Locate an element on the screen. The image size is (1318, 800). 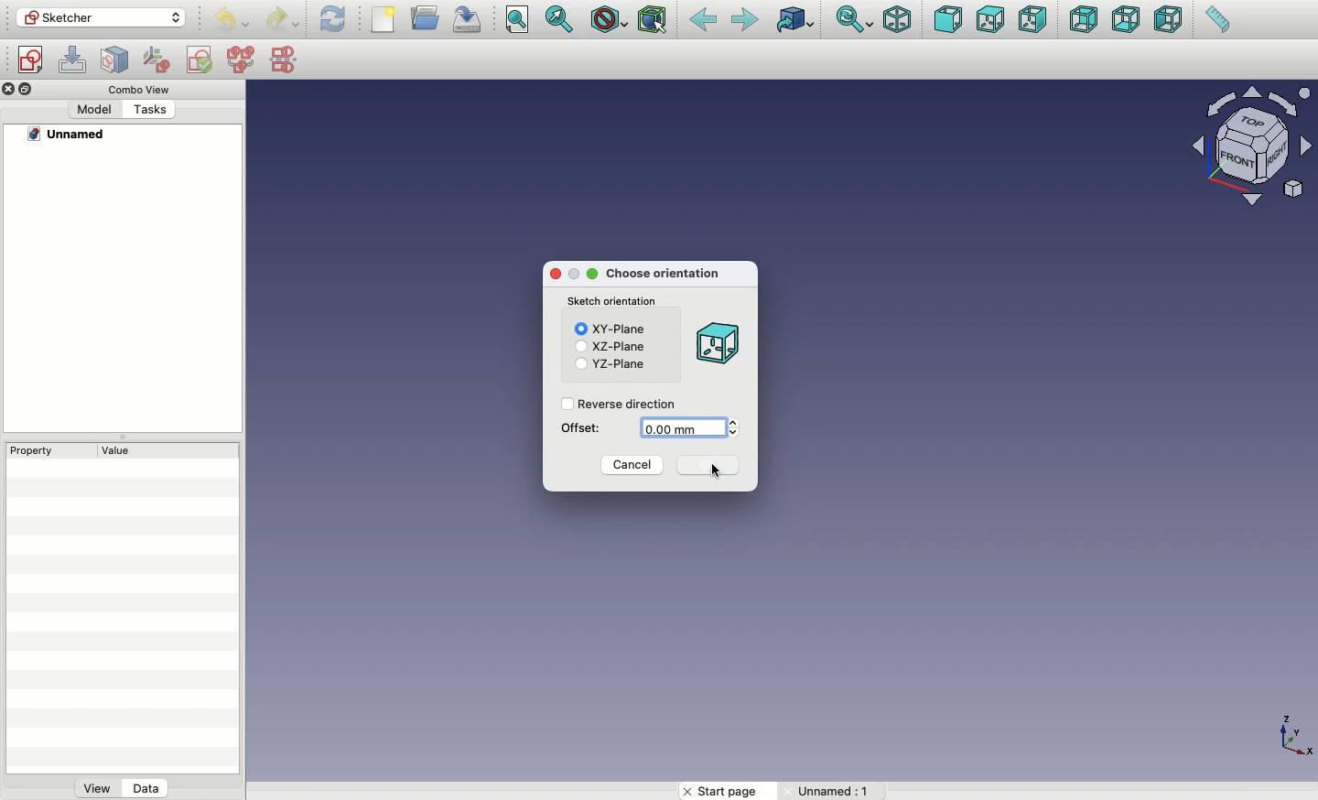
Draw style is located at coordinates (609, 19).